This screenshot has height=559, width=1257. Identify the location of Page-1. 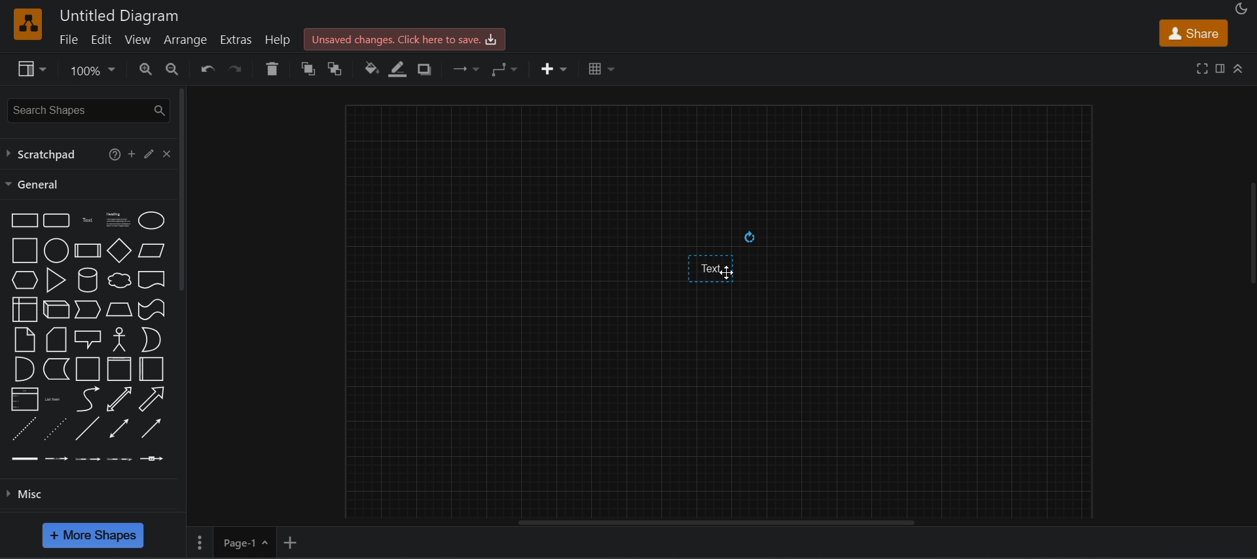
(234, 542).